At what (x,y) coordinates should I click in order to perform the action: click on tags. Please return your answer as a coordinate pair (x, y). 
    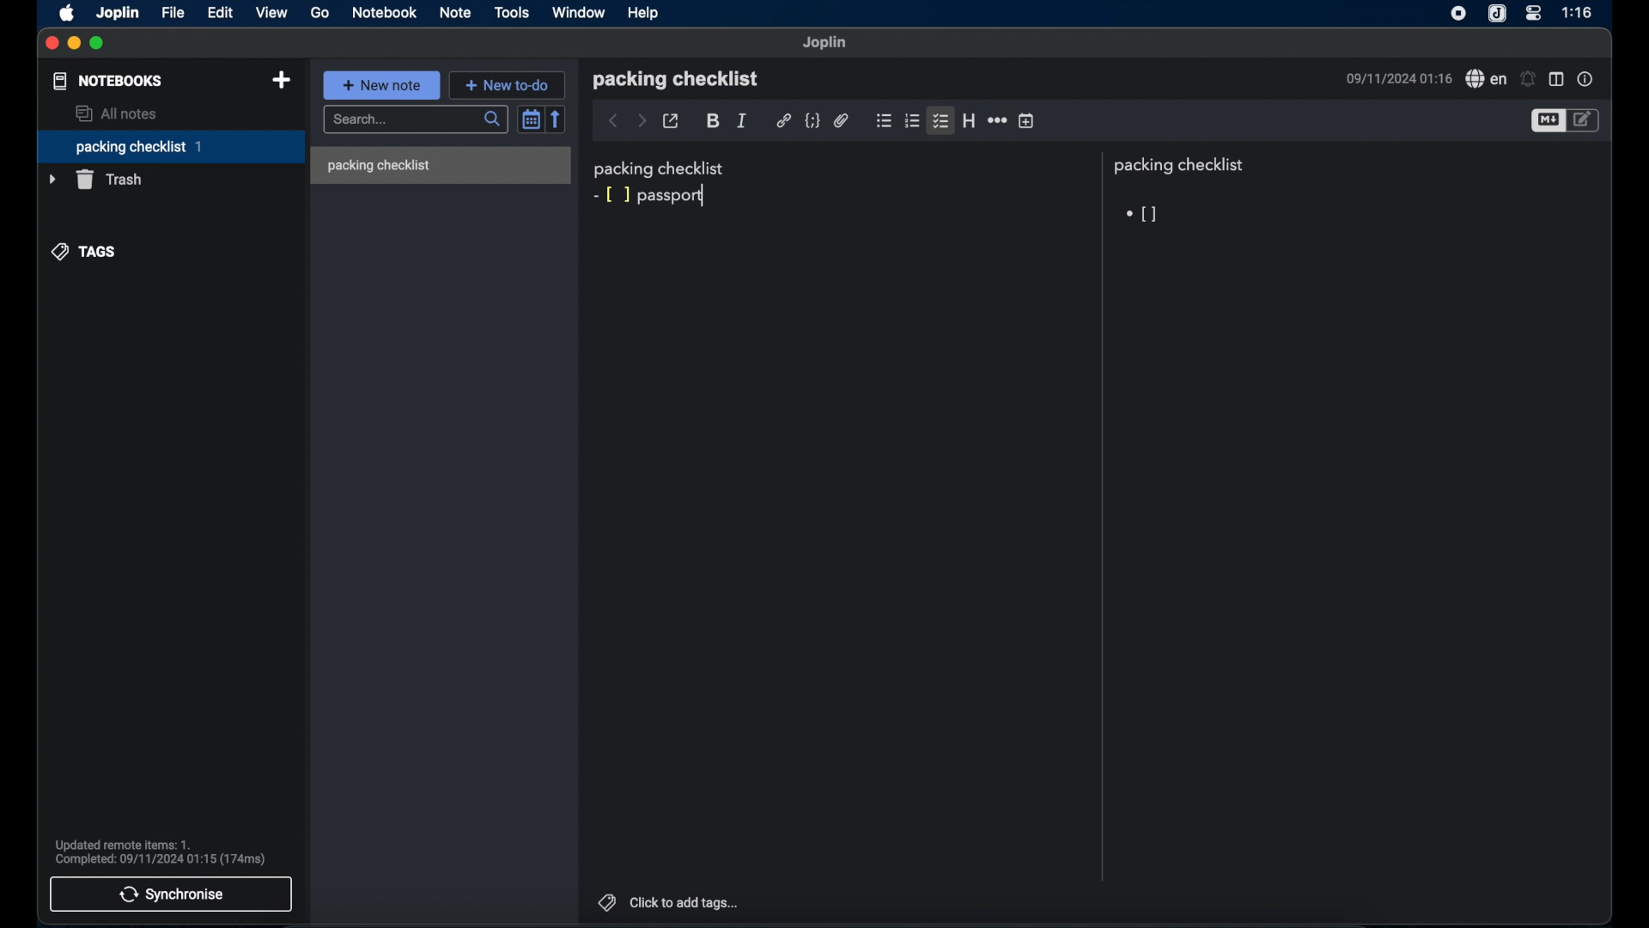
    Looking at the image, I should click on (83, 253).